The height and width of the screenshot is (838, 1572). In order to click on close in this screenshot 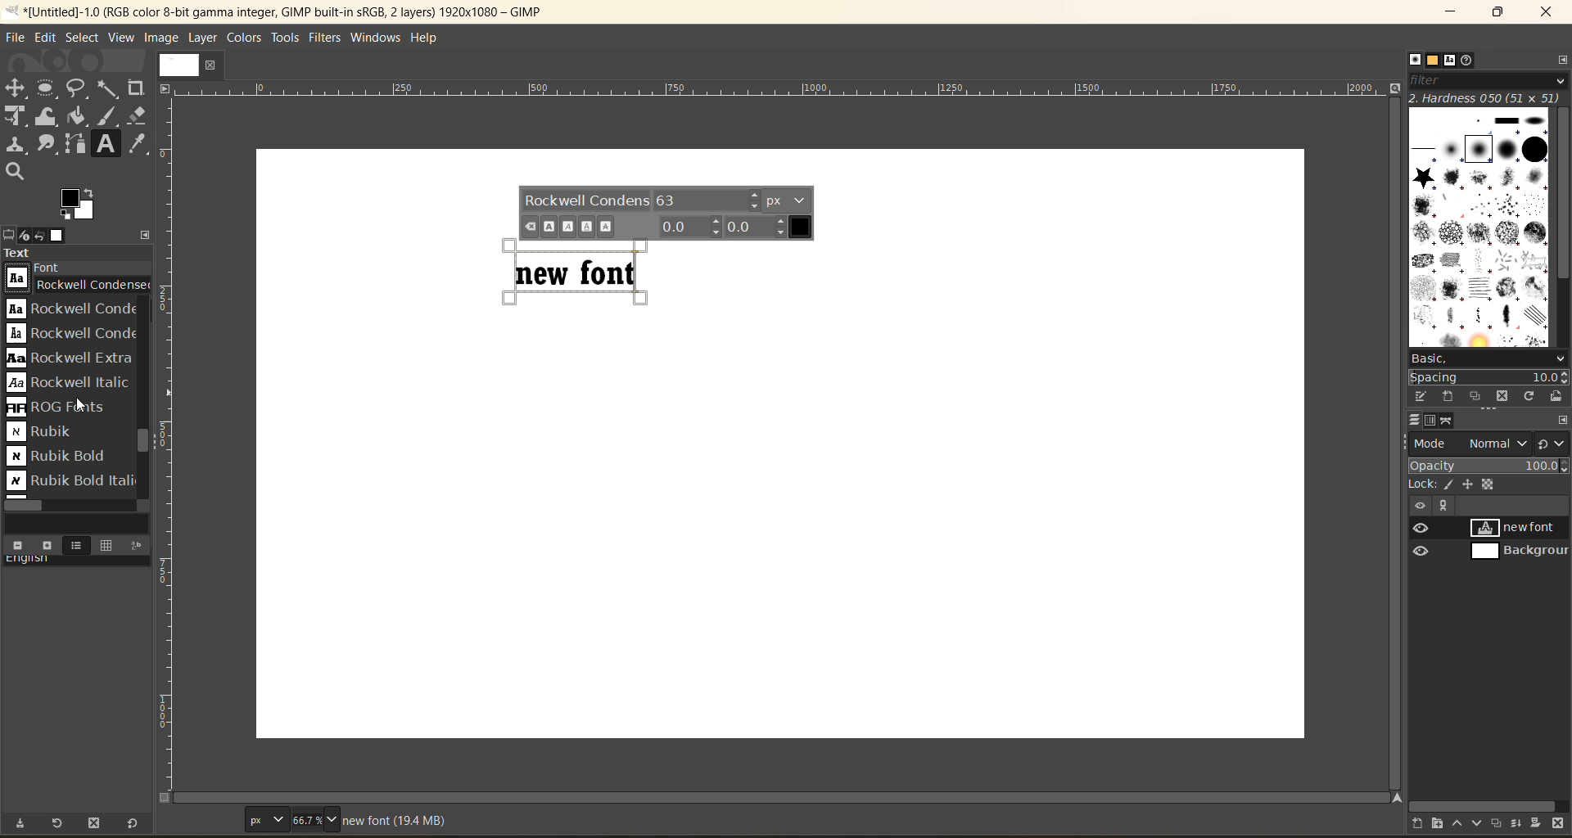, I will do `click(1551, 12)`.